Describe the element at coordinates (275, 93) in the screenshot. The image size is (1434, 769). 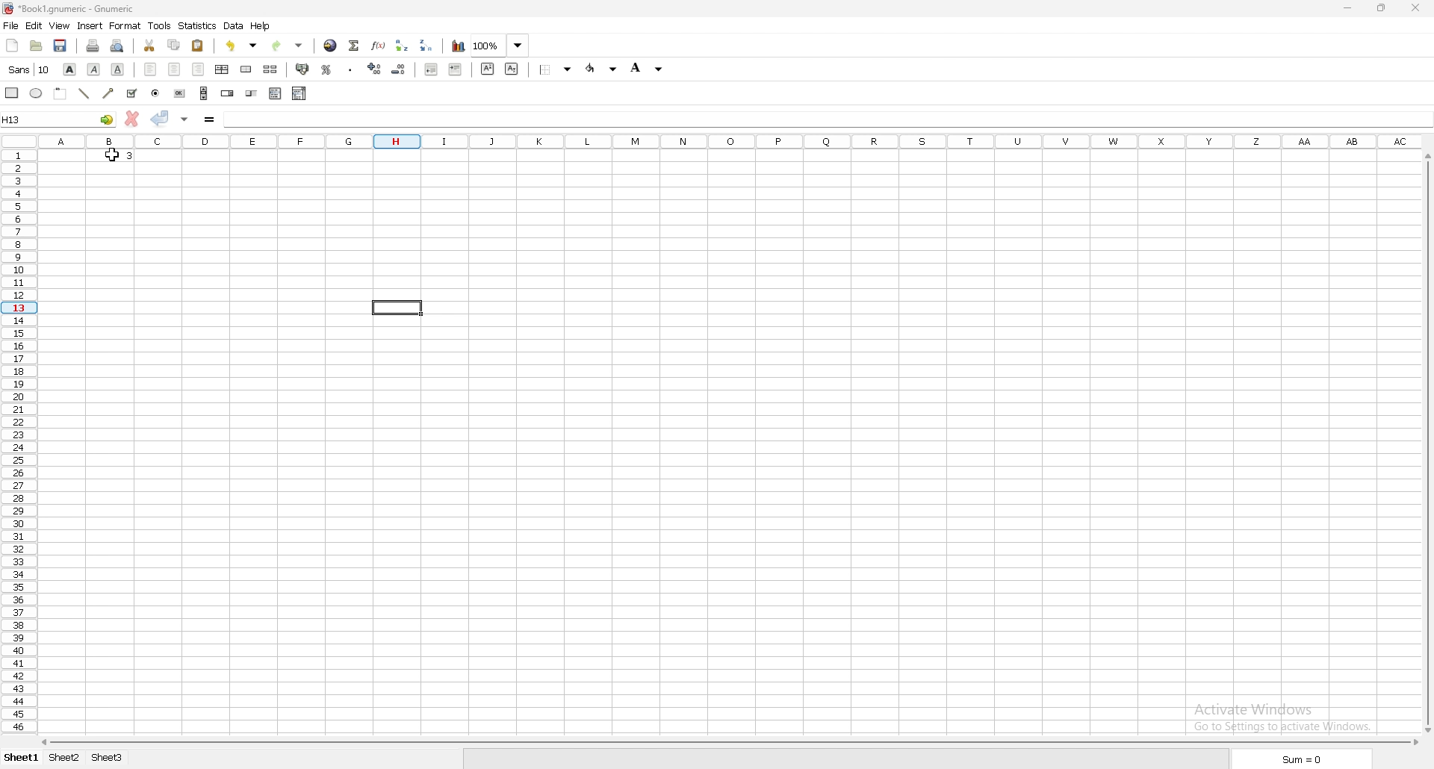
I see `list` at that location.